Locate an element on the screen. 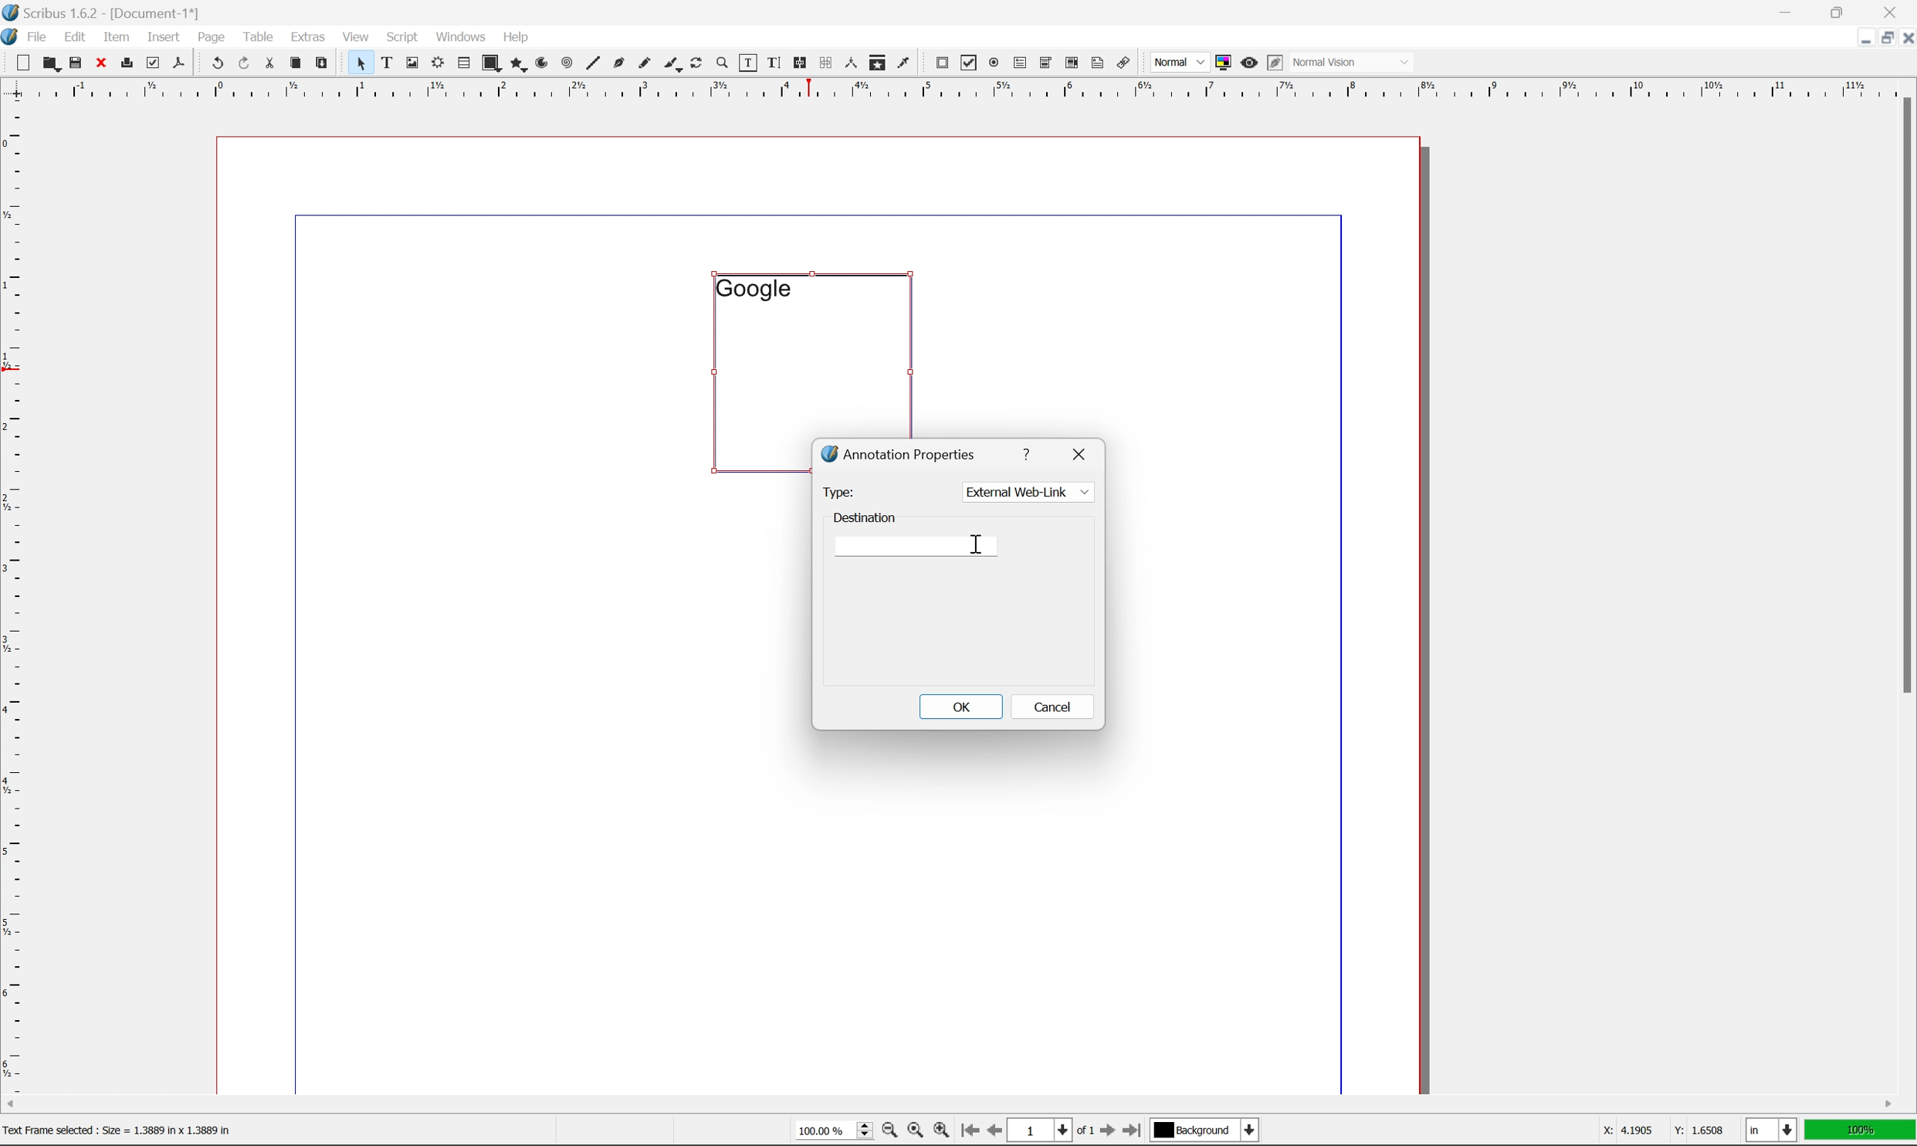 The image size is (1917, 1146). rotate item is located at coordinates (696, 64).